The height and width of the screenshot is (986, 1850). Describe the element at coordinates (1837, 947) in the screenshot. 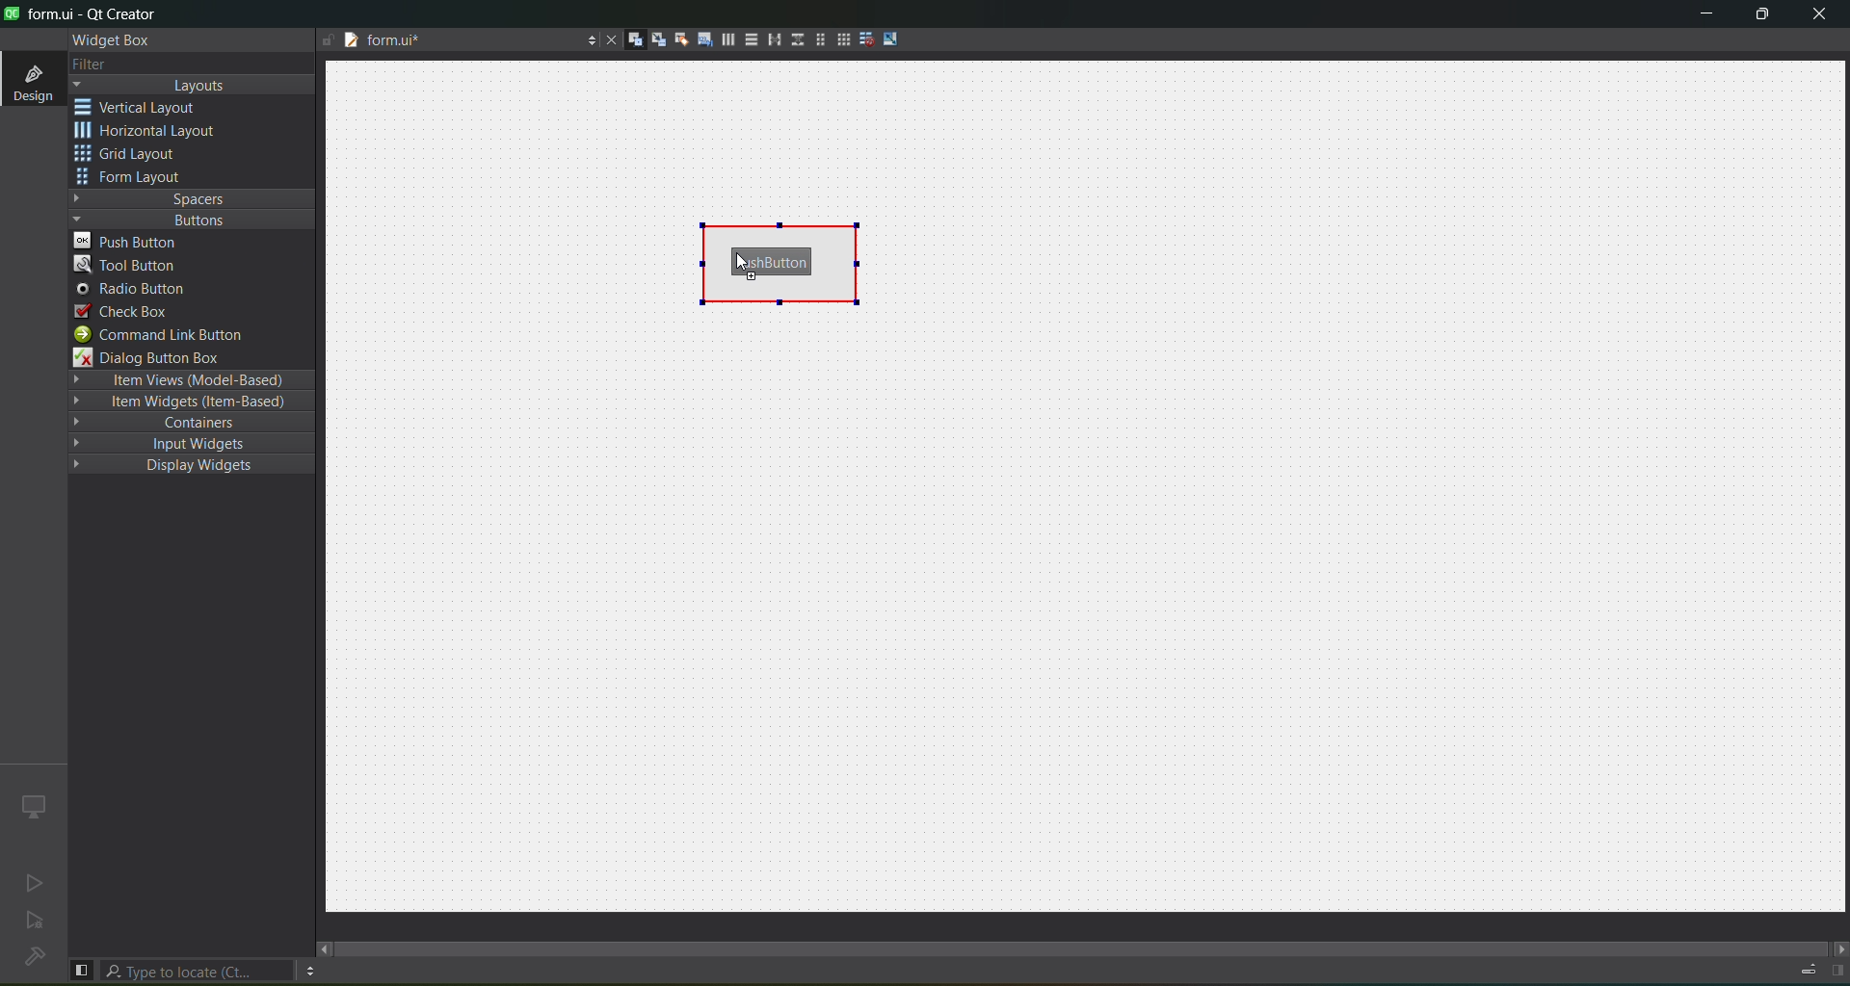

I see `move right` at that location.